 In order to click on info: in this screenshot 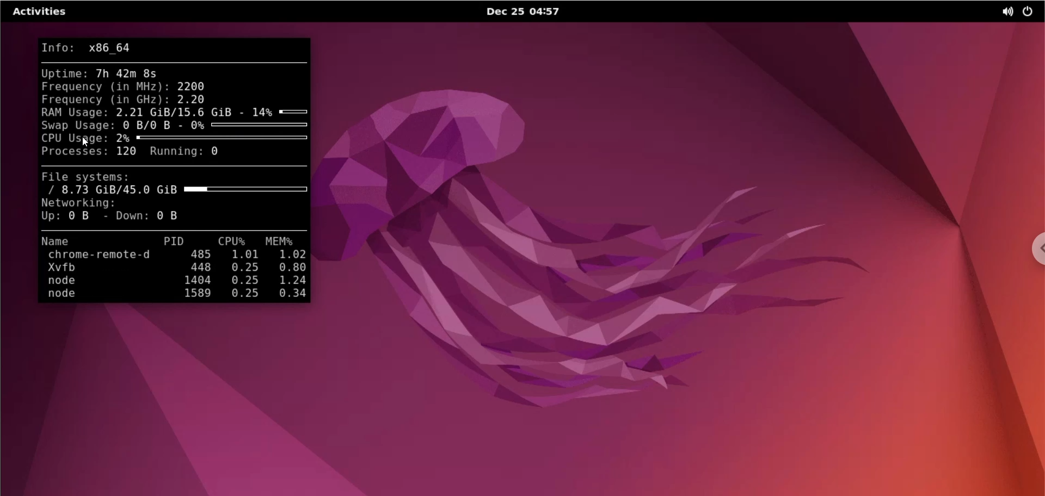, I will do `click(63, 46)`.